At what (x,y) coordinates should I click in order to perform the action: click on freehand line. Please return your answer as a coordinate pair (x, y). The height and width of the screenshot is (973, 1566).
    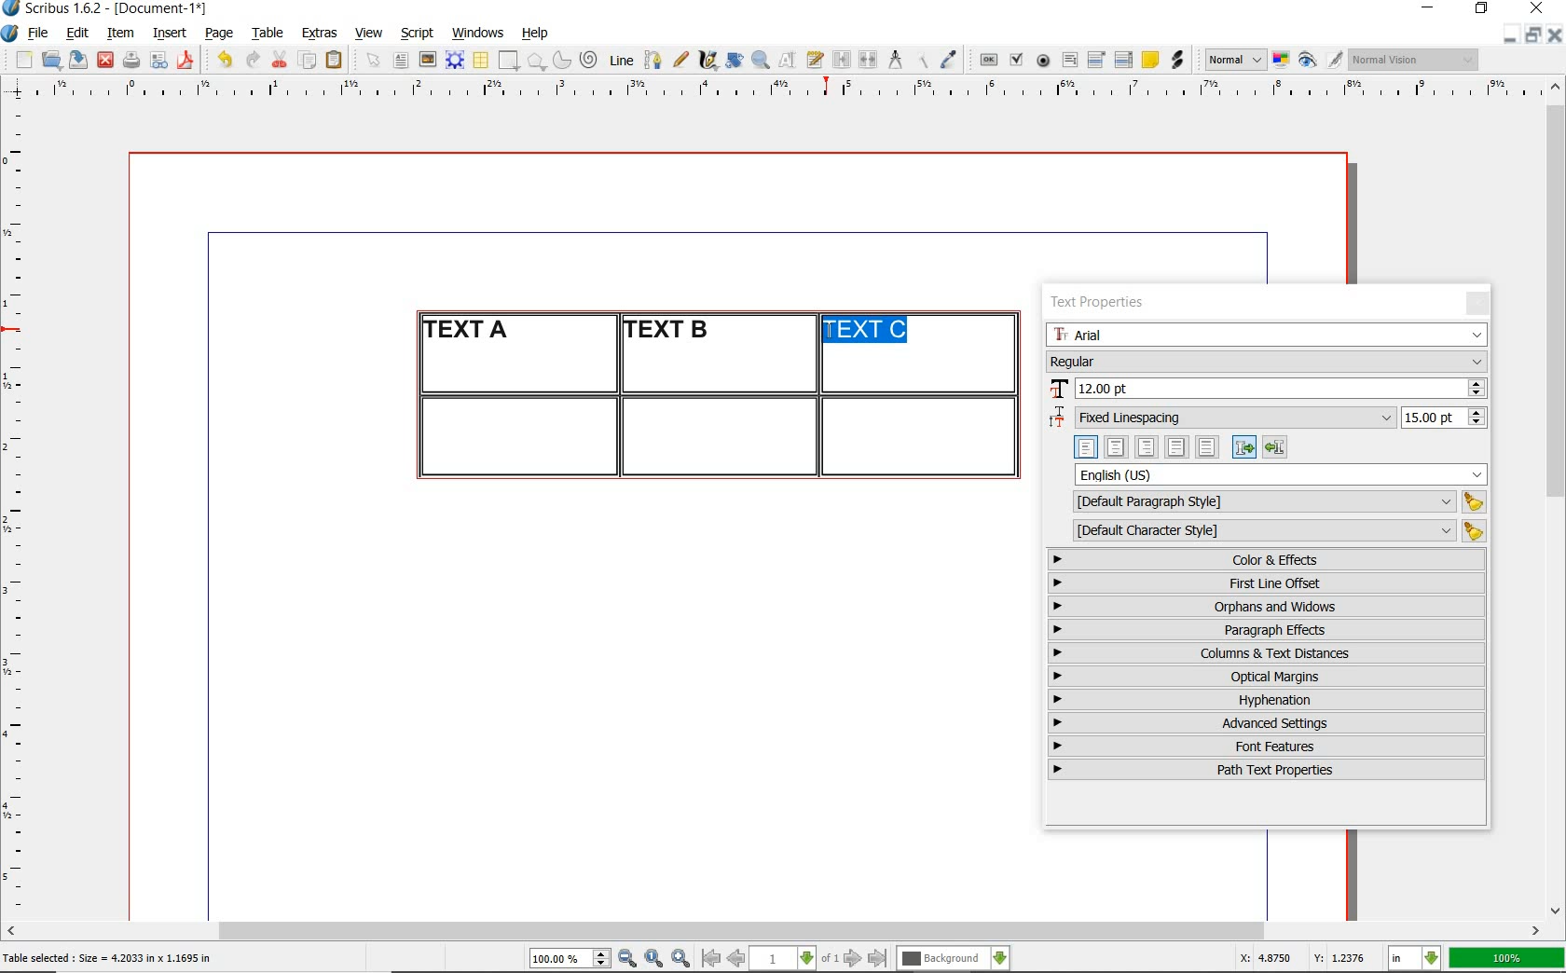
    Looking at the image, I should click on (680, 60).